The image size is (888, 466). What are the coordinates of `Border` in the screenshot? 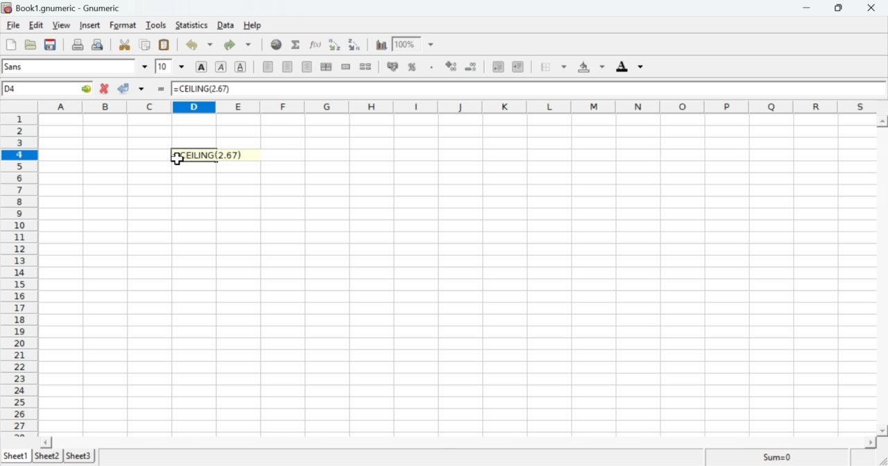 It's located at (554, 67).